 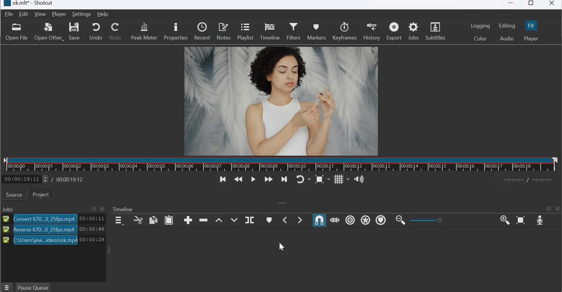 What do you see at coordinates (548, 208) in the screenshot?
I see `maximize` at bounding box center [548, 208].